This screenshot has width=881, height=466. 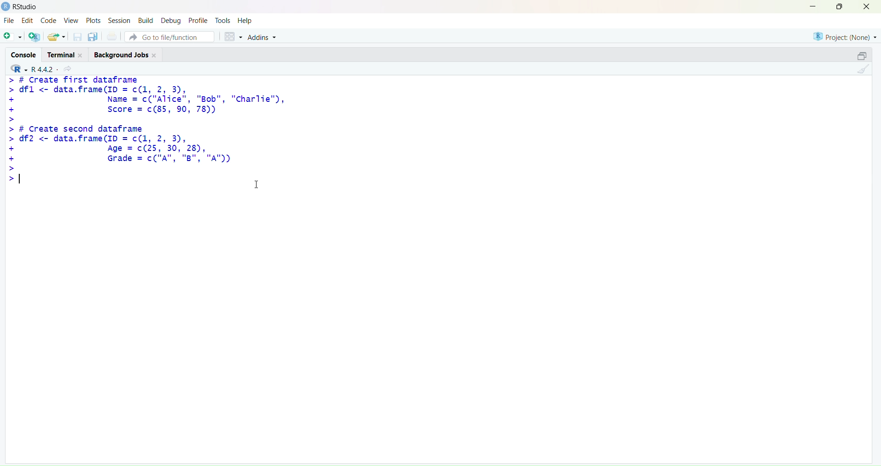 I want to click on Debug, so click(x=171, y=21).